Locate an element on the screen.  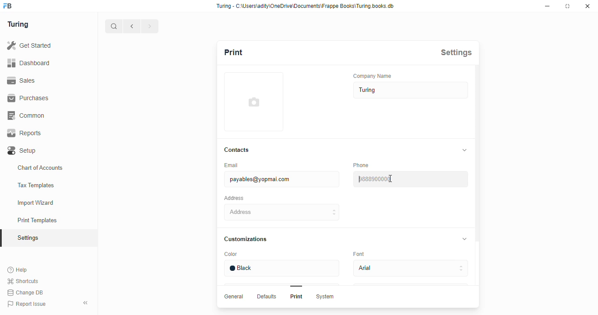
Print is located at coordinates (296, 297).